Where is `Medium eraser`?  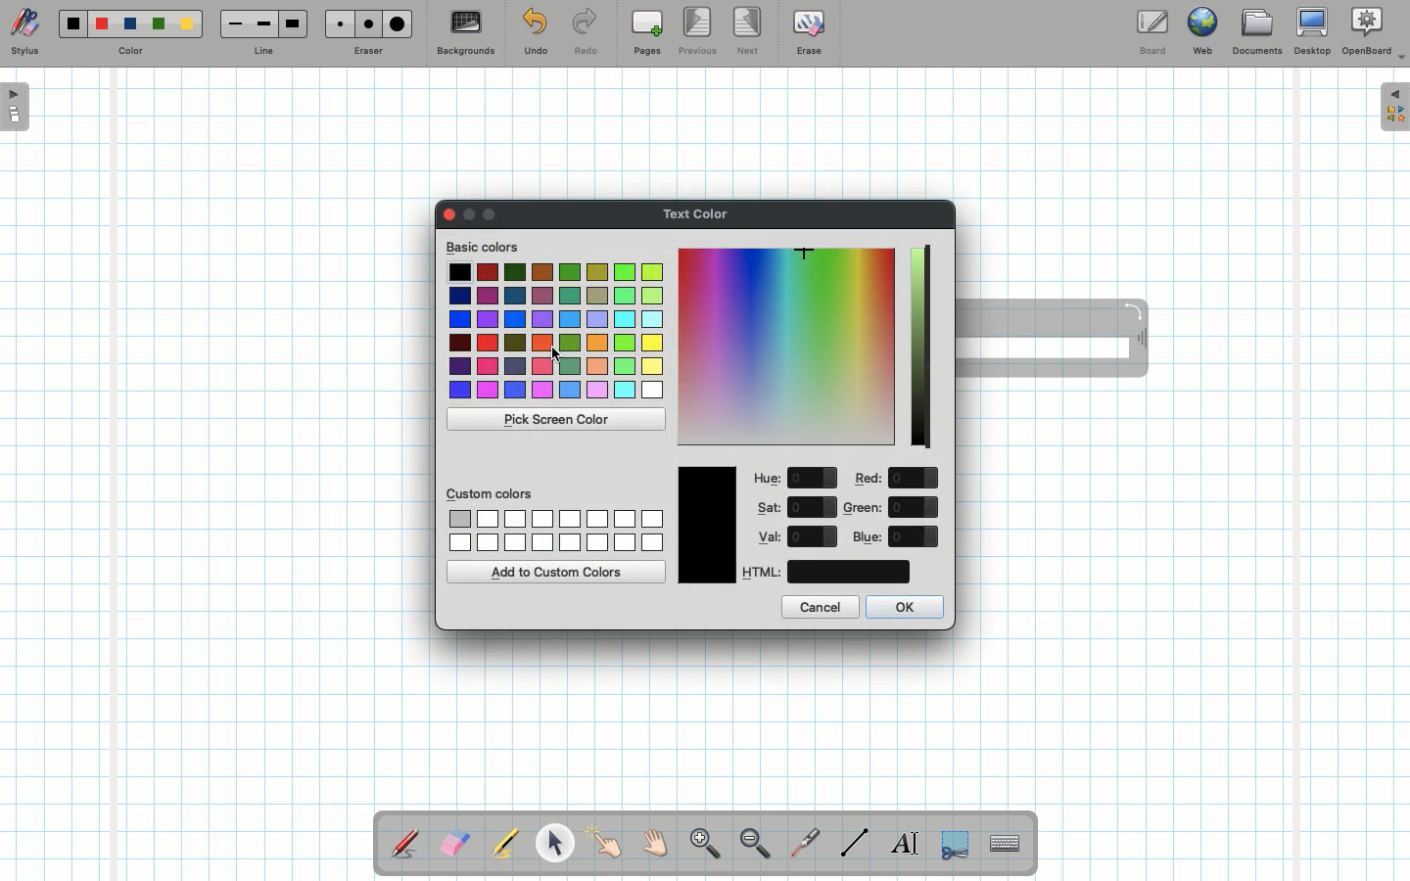 Medium eraser is located at coordinates (365, 23).